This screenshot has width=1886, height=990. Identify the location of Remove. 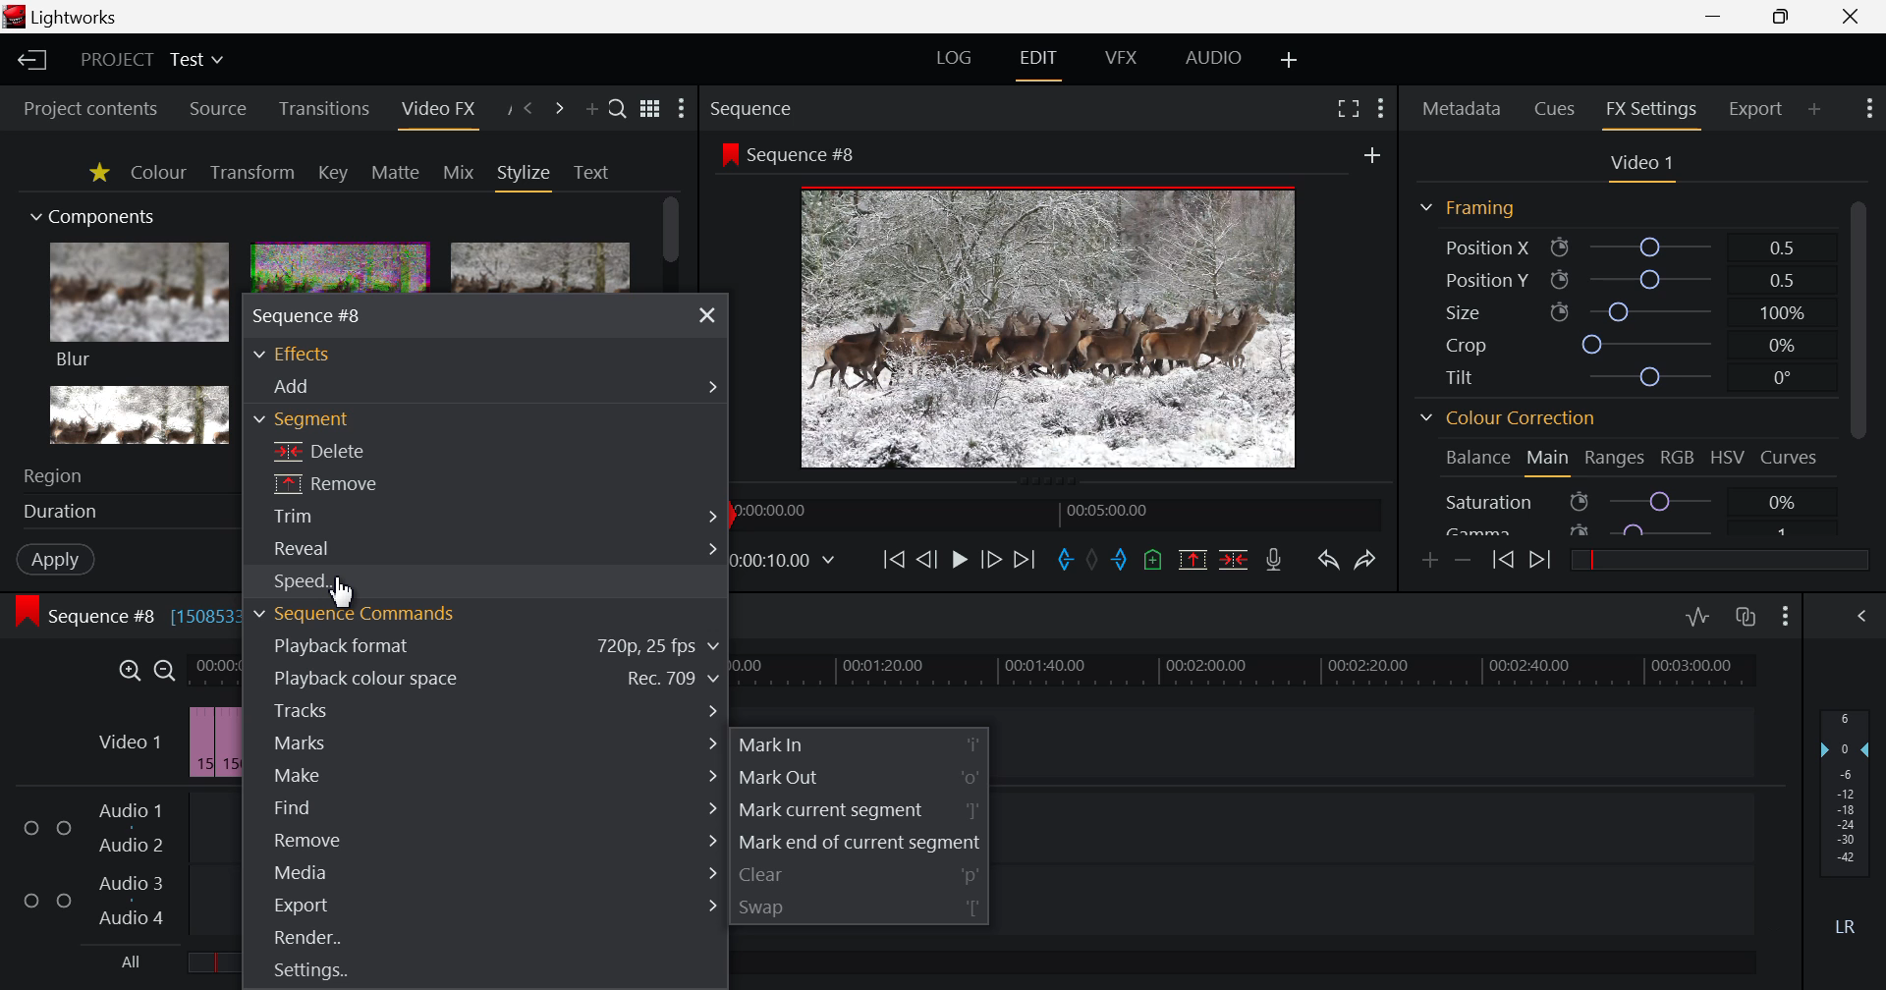
(485, 840).